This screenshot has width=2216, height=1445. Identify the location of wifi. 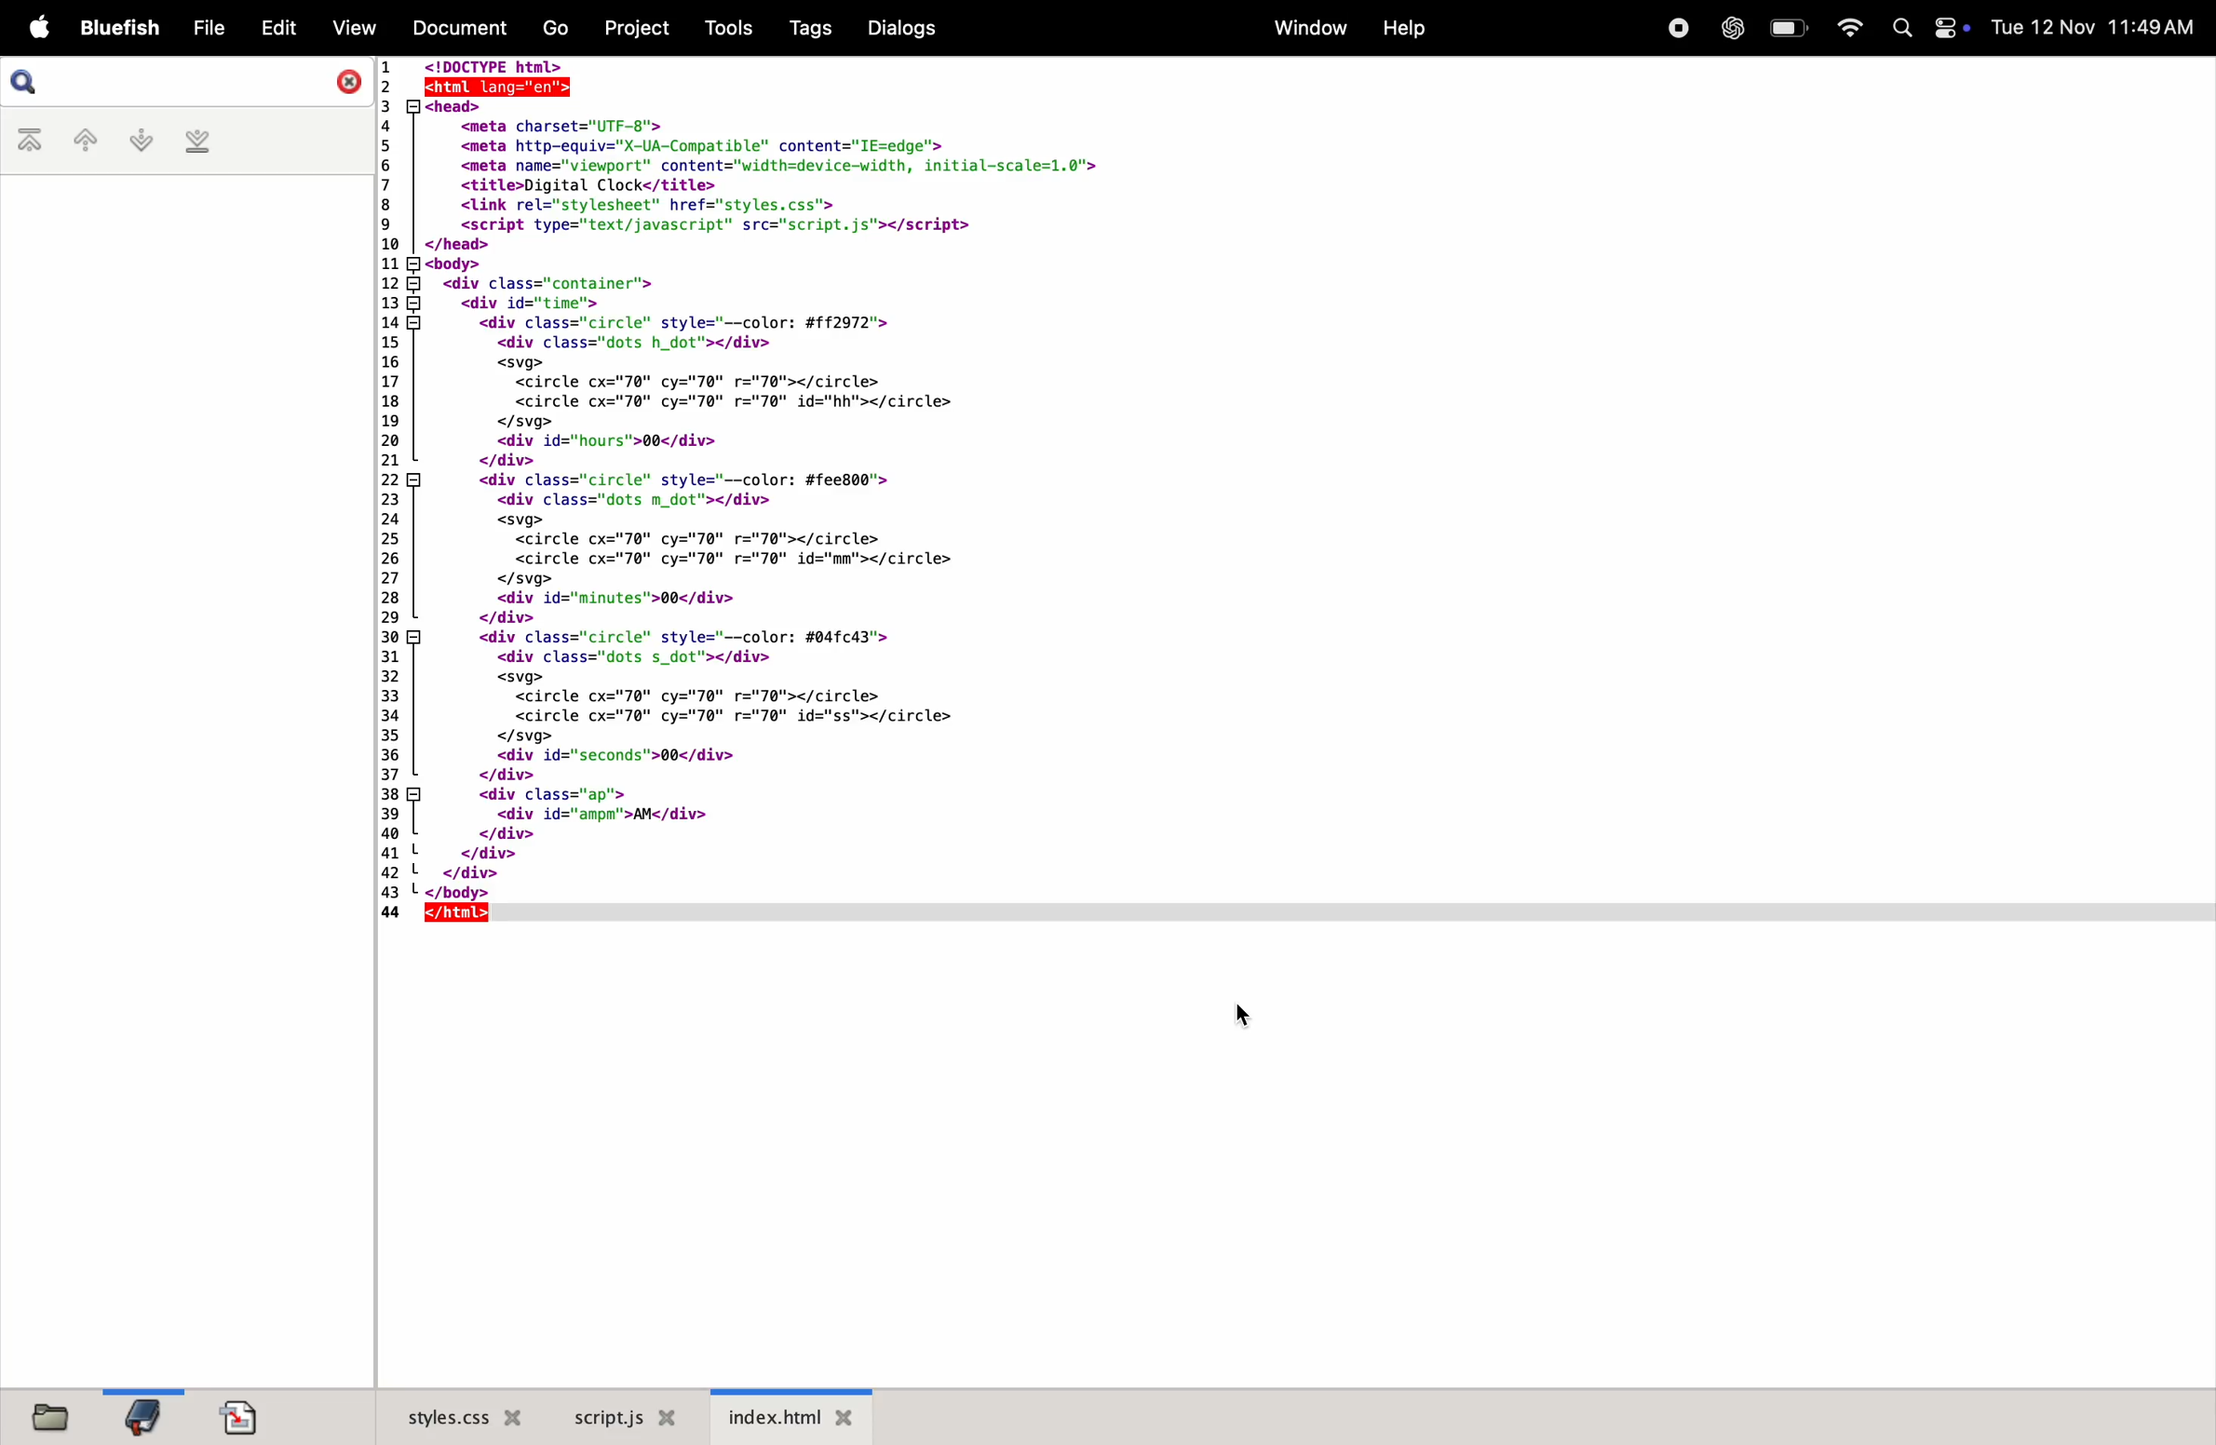
(1846, 27).